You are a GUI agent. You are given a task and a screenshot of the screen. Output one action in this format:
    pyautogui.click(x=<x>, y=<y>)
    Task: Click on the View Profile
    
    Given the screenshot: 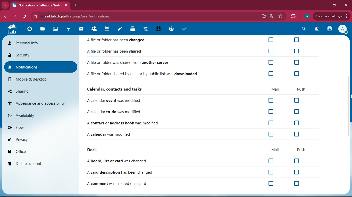 What is the action you would take?
    pyautogui.click(x=343, y=29)
    